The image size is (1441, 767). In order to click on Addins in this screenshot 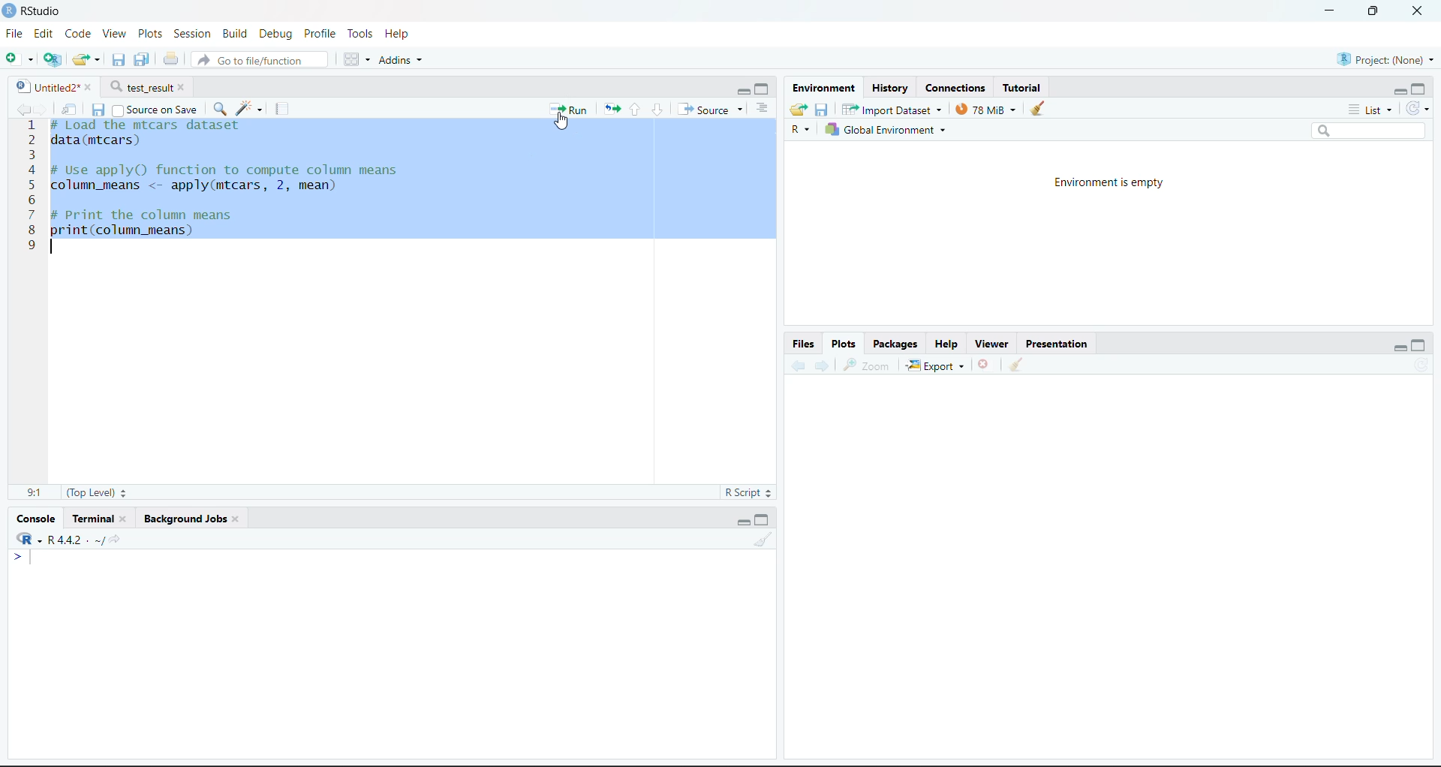, I will do `click(402, 60)`.